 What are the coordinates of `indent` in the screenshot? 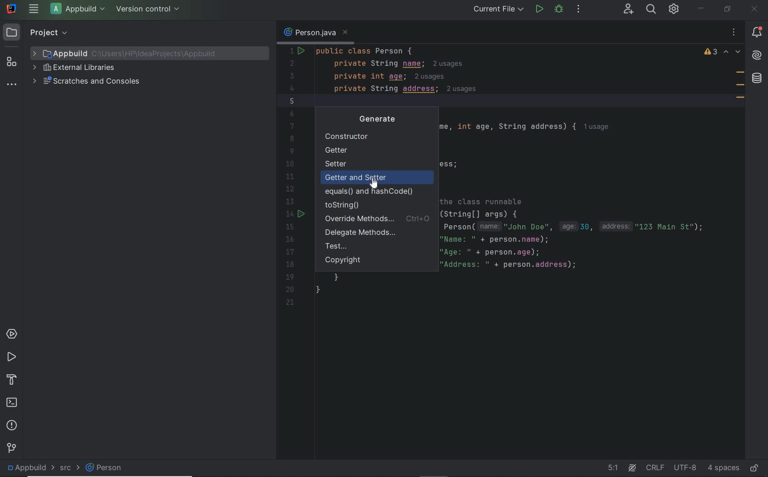 It's located at (723, 467).